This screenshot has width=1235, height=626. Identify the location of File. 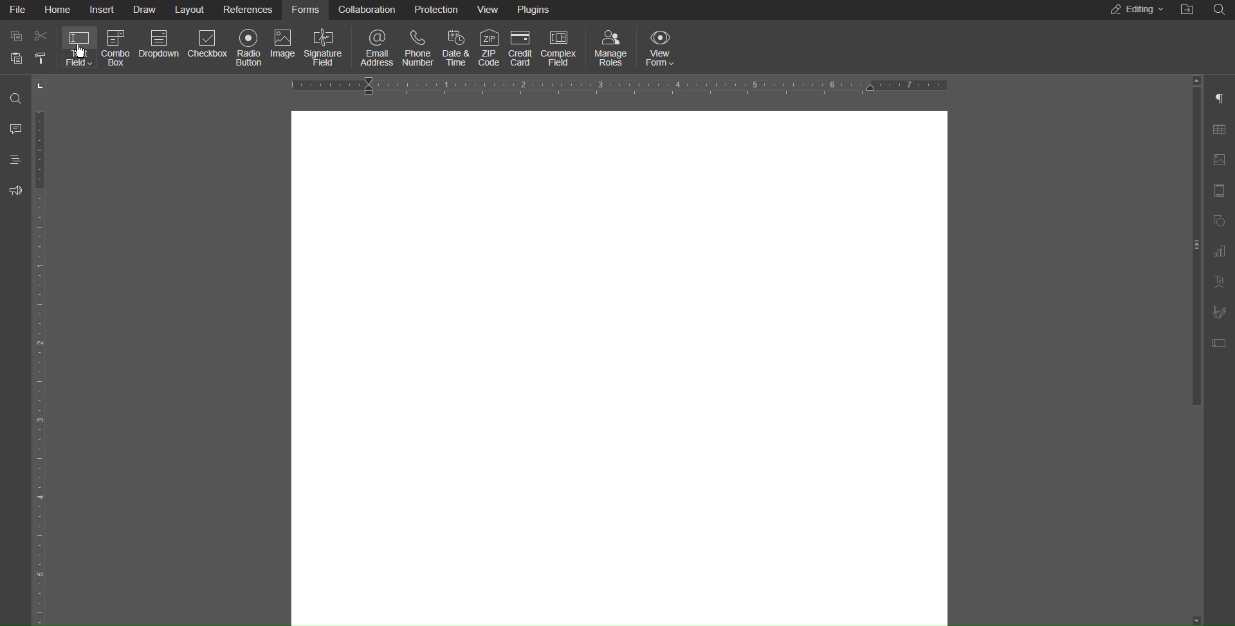
(16, 10).